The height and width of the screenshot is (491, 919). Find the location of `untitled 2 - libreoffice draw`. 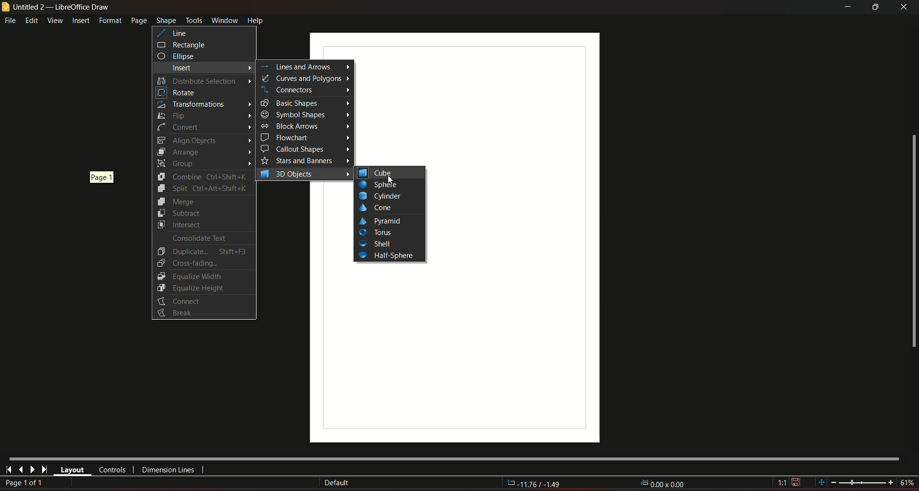

untitled 2 - libreoffice draw is located at coordinates (56, 7).